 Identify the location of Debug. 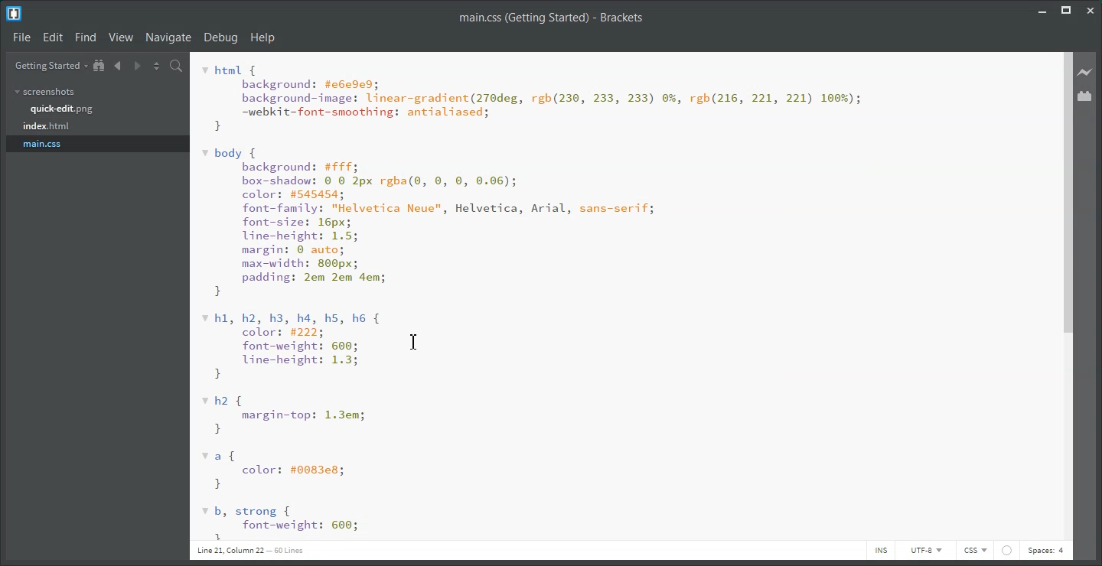
(220, 37).